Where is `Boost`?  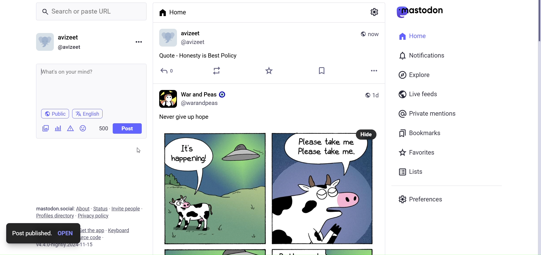
Boost is located at coordinates (216, 71).